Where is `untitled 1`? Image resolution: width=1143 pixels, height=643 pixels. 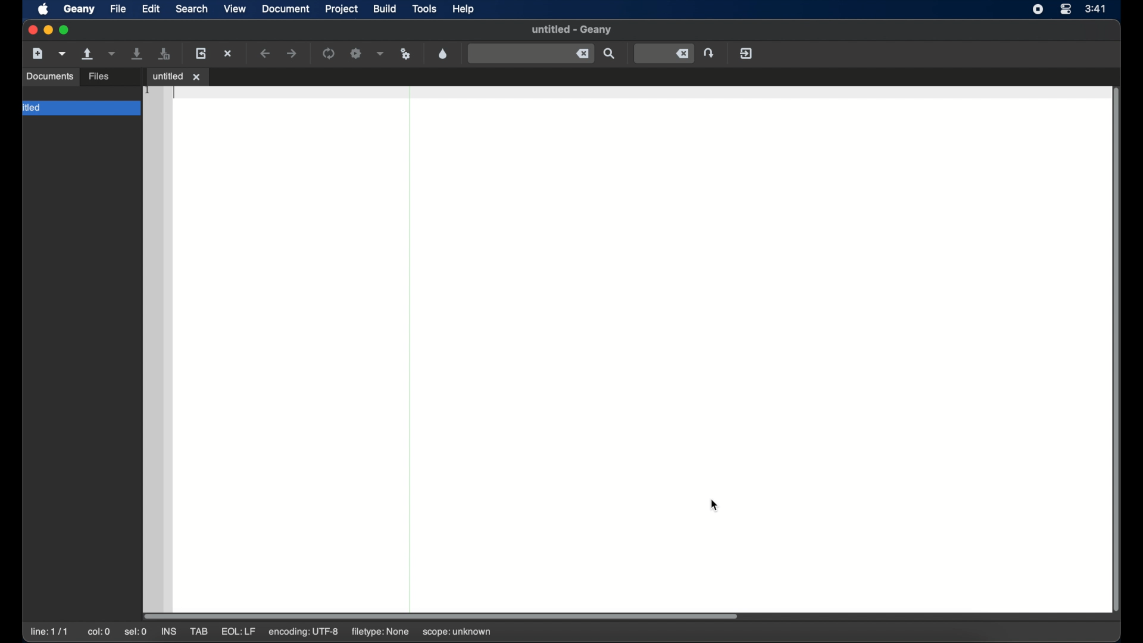
untitled 1 is located at coordinates (177, 75).